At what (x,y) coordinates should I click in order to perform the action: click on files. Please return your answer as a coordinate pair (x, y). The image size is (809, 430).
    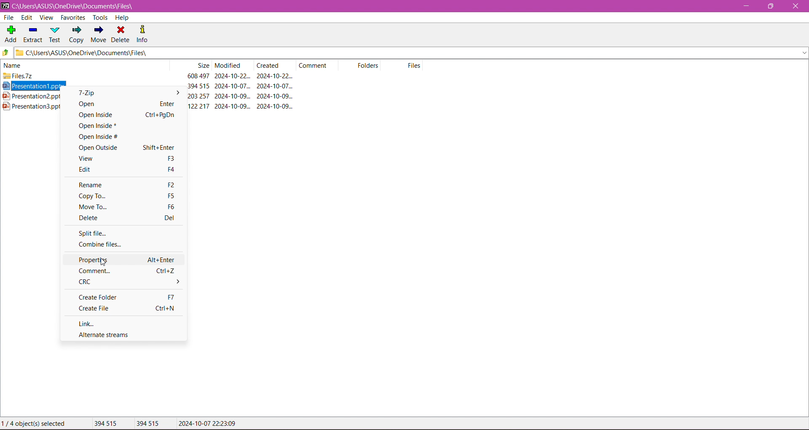
    Looking at the image, I should click on (414, 65).